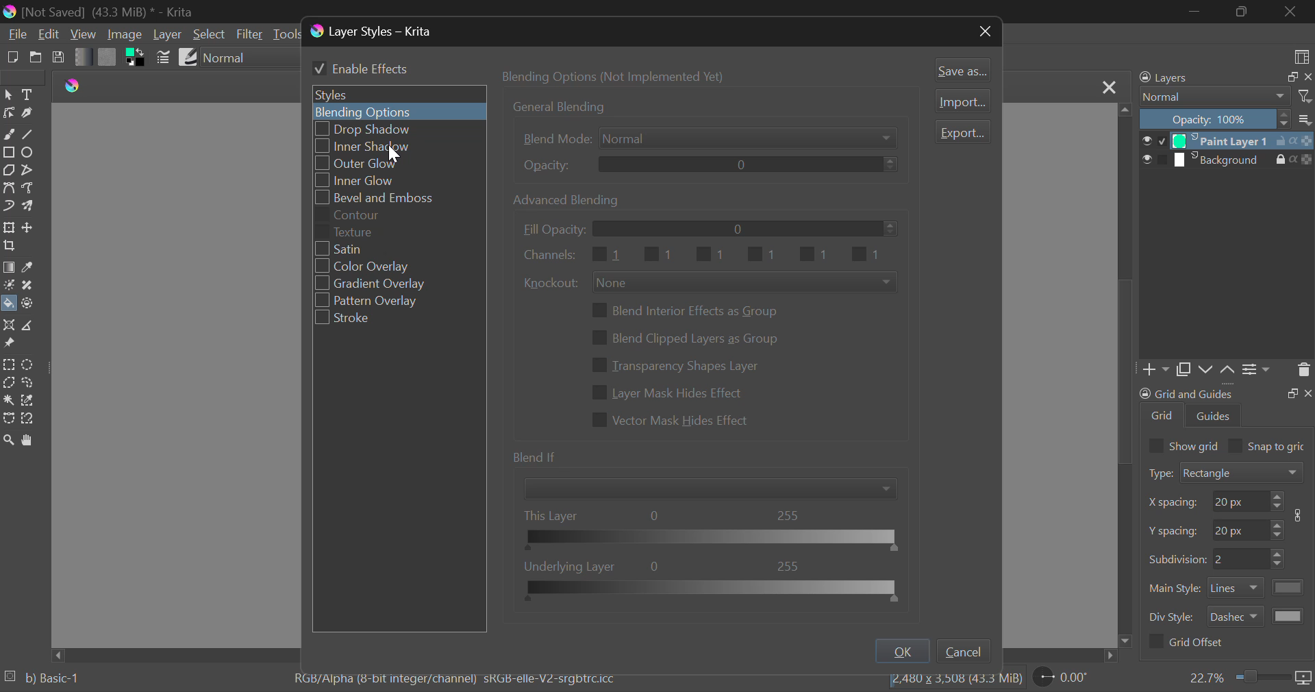 This screenshot has width=1315, height=692. Describe the element at coordinates (30, 267) in the screenshot. I see `Eyedropper` at that location.